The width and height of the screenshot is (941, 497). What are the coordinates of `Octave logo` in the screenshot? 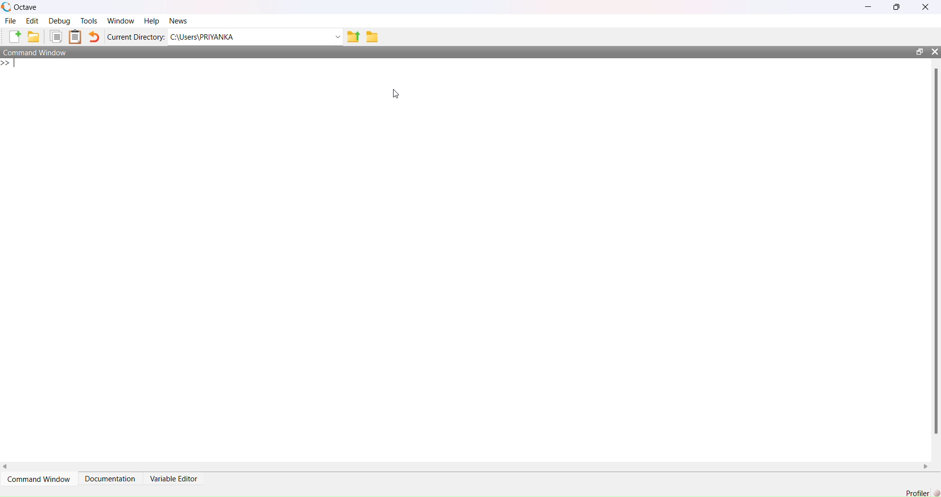 It's located at (6, 6).